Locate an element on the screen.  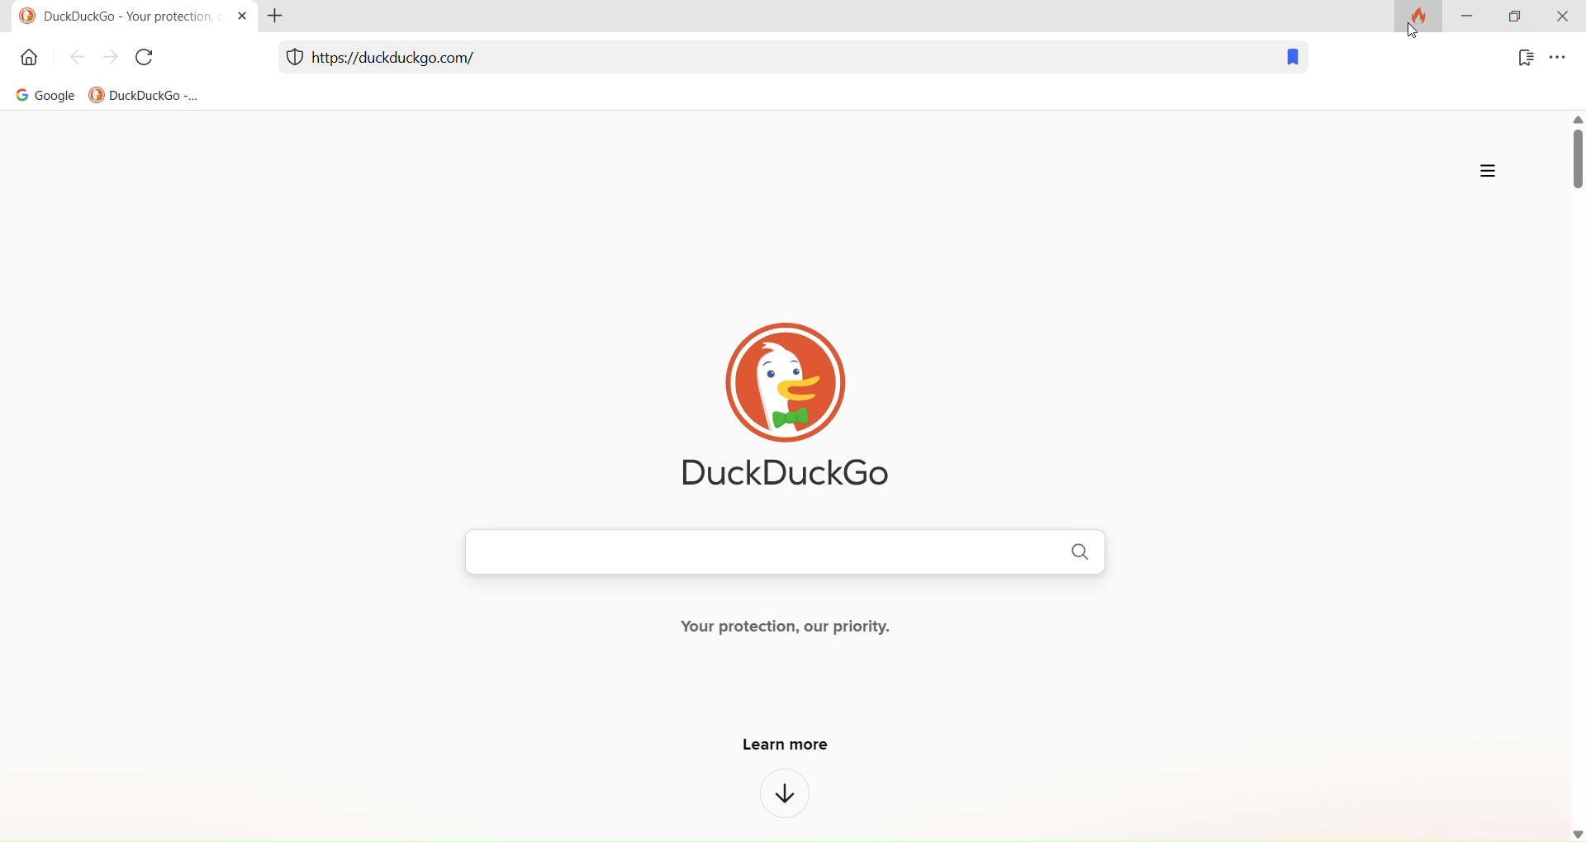
menu is located at coordinates (1562, 61).